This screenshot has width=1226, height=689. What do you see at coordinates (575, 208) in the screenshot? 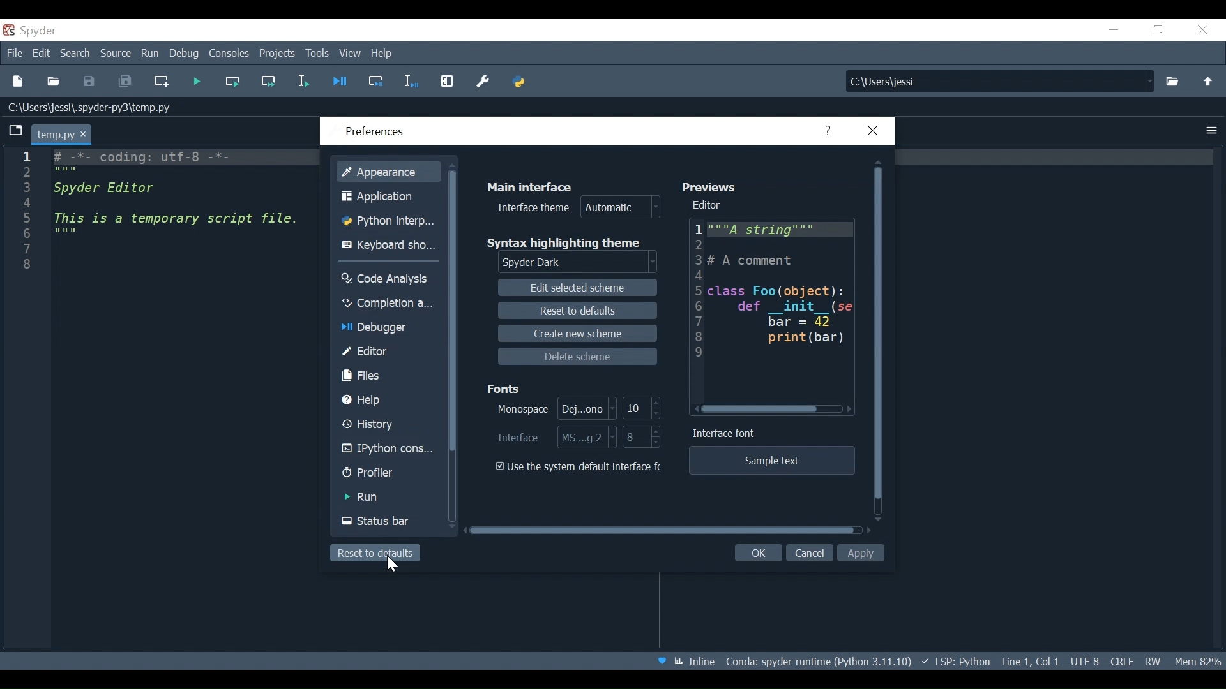
I see `Interface theme` at bounding box center [575, 208].